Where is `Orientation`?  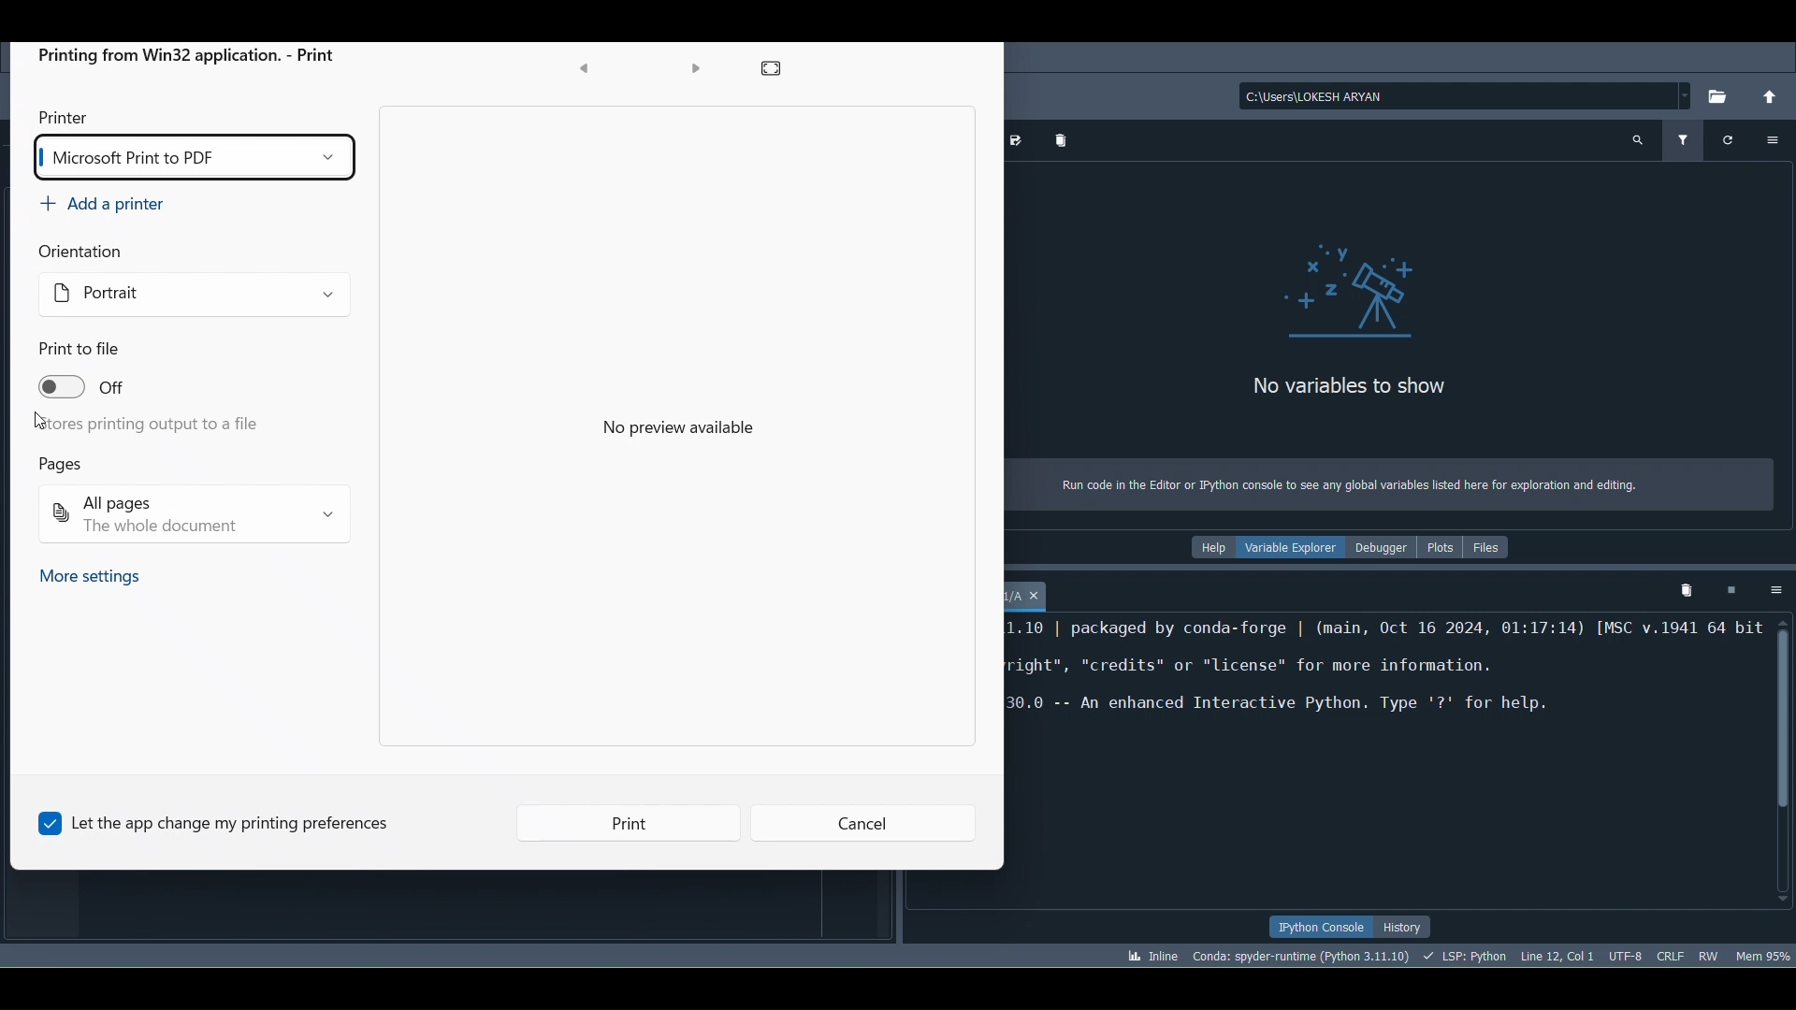
Orientation is located at coordinates (94, 252).